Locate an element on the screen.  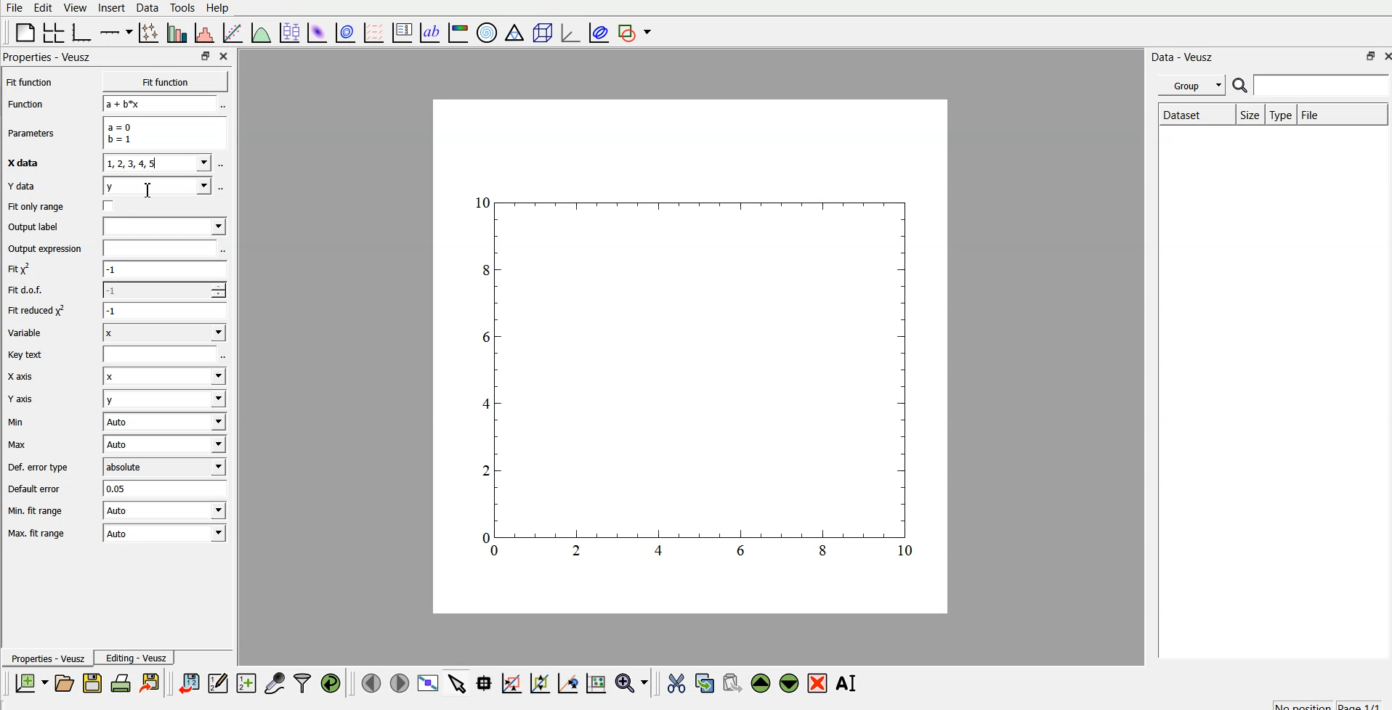
Auto is located at coordinates (166, 446).